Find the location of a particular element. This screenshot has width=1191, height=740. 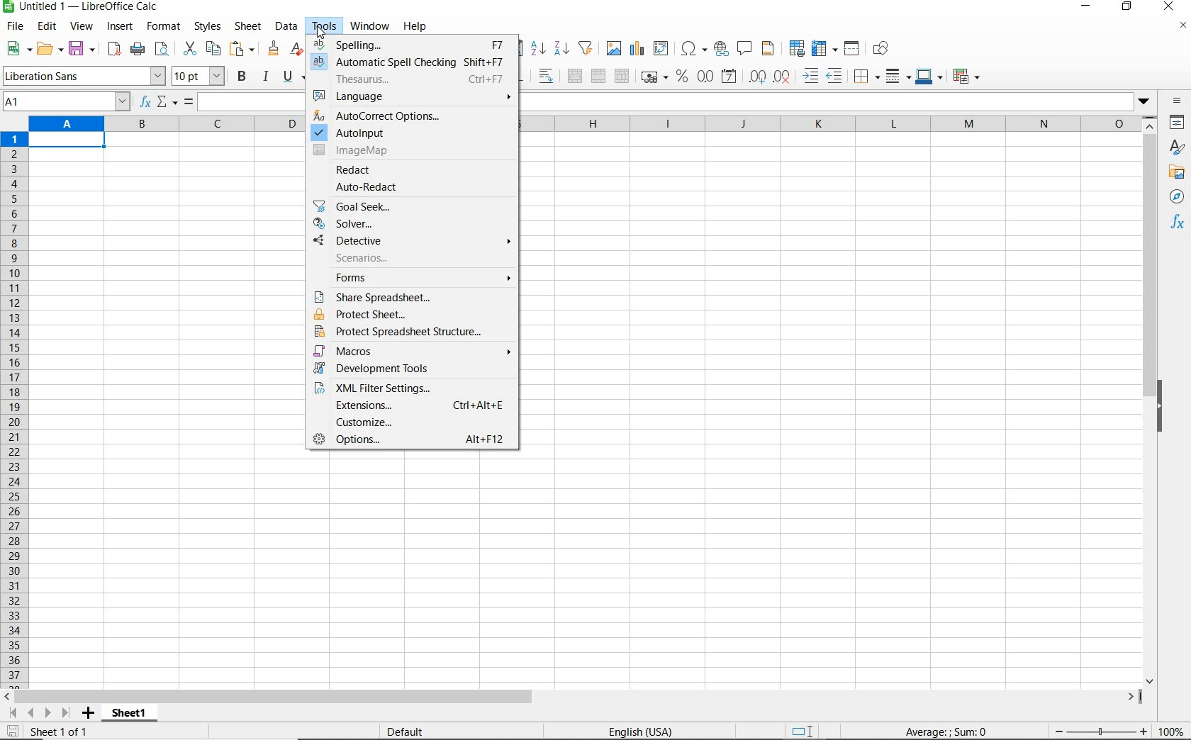

sheet is located at coordinates (248, 26).